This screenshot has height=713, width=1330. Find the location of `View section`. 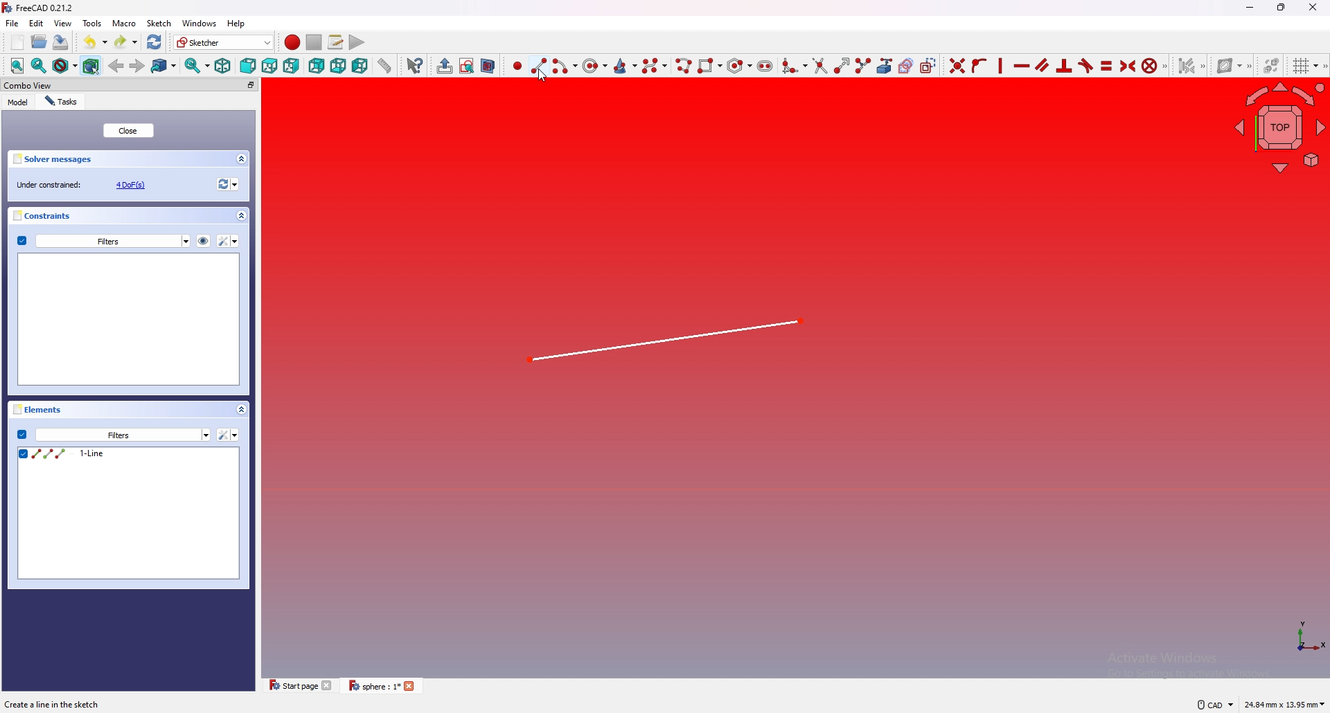

View section is located at coordinates (488, 65).